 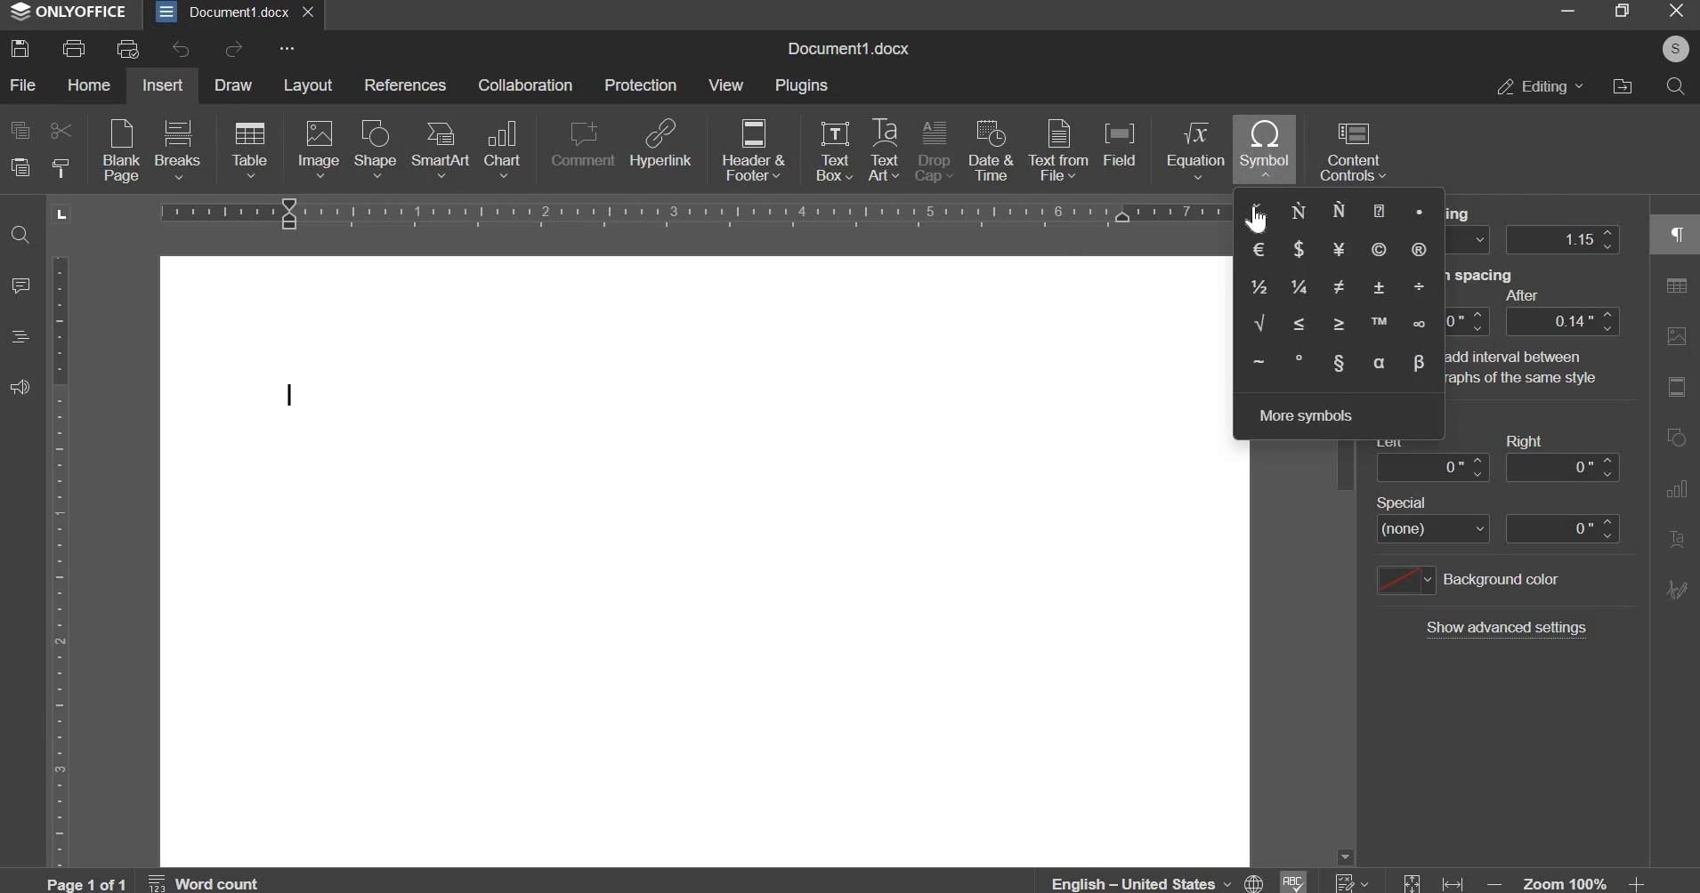 I want to click on image, so click(x=319, y=147).